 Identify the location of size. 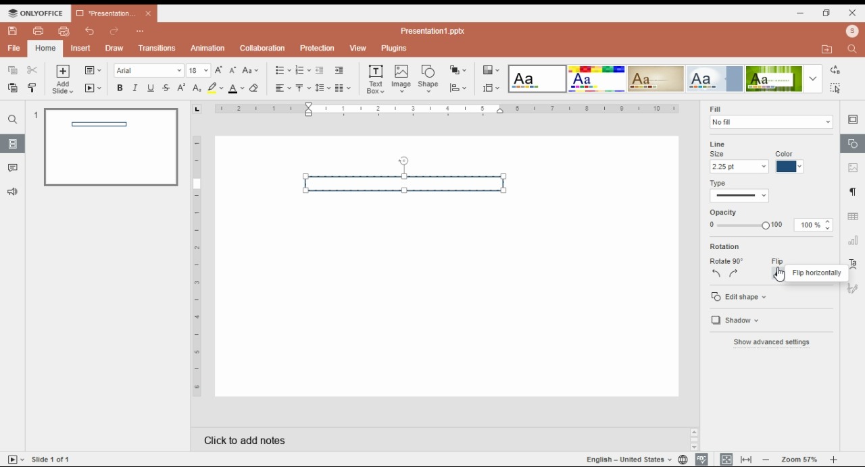
(718, 154).